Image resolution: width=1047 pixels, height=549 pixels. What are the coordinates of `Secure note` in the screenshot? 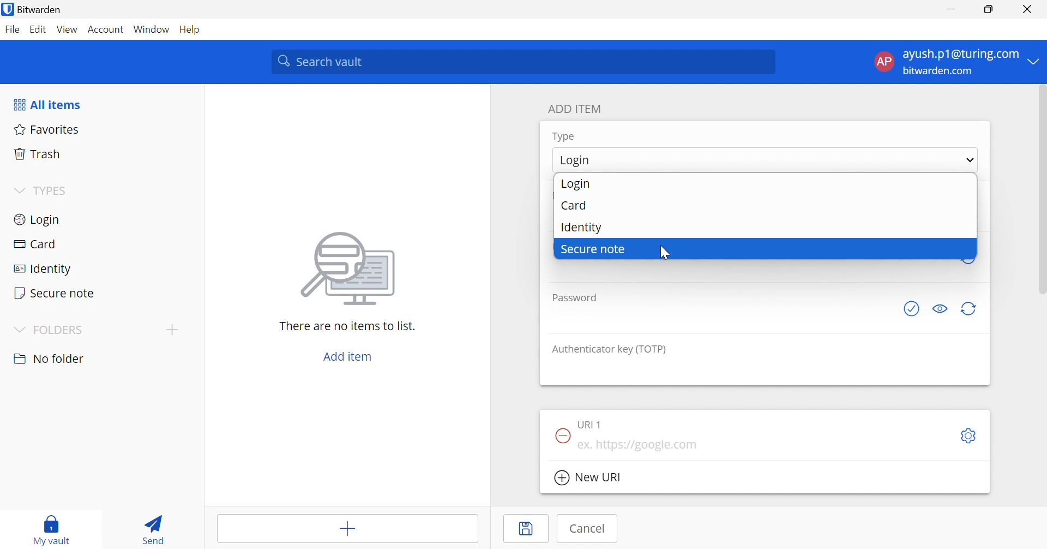 It's located at (764, 249).